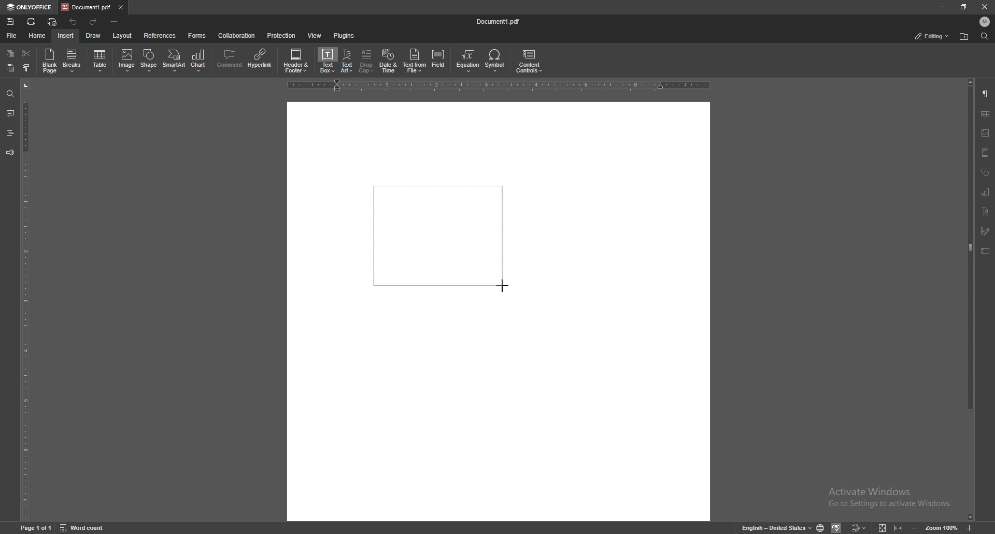 The height and width of the screenshot is (534, 995). Describe the element at coordinates (160, 36) in the screenshot. I see `references` at that location.